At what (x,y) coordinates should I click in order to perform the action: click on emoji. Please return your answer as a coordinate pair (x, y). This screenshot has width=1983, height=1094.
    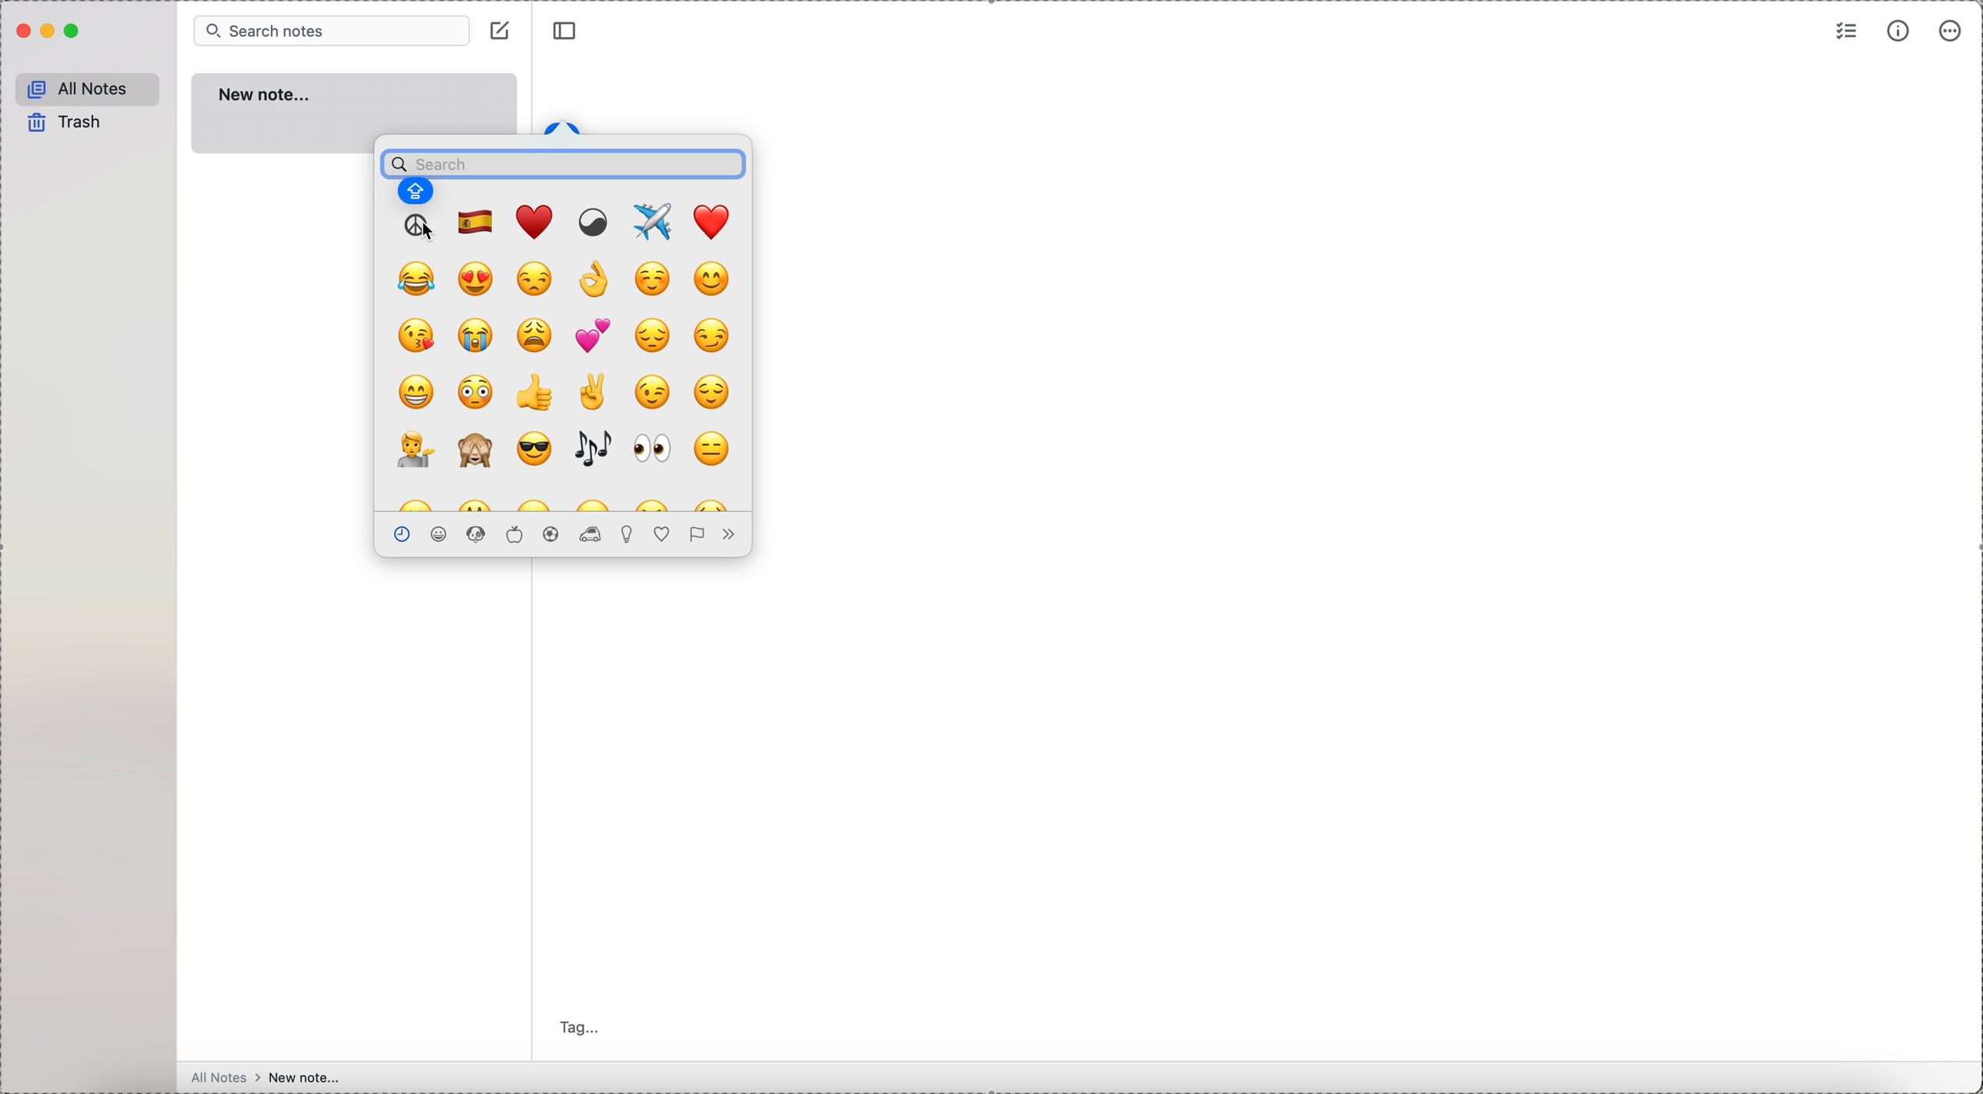
    Looking at the image, I should click on (713, 448).